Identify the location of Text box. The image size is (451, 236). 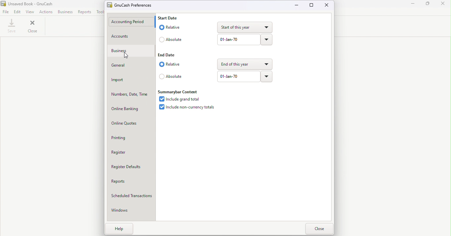
(238, 40).